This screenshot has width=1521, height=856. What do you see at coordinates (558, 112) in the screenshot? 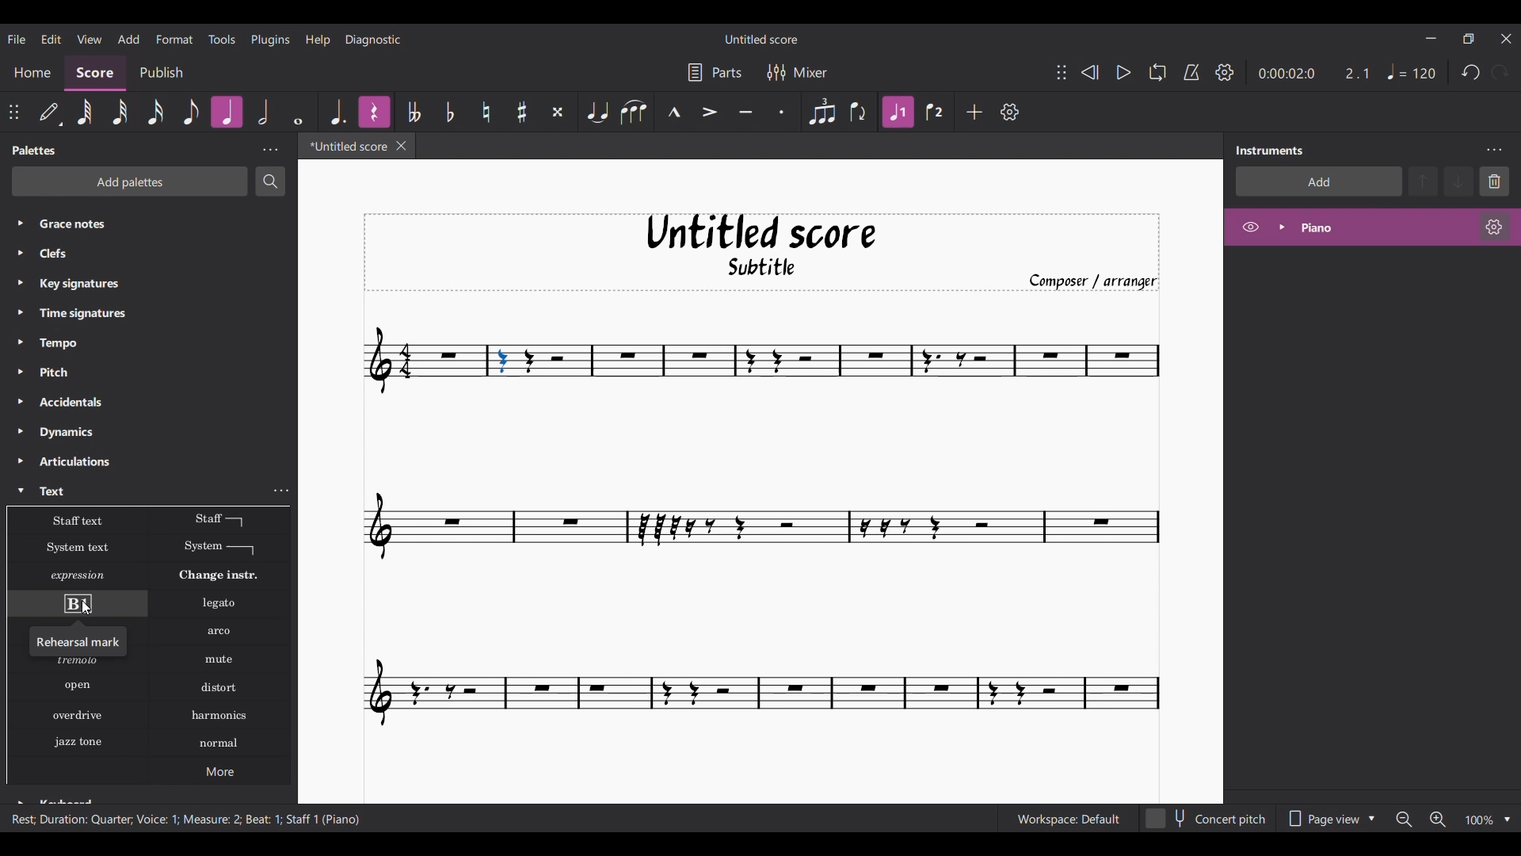
I see `Toggle double sharp` at bounding box center [558, 112].